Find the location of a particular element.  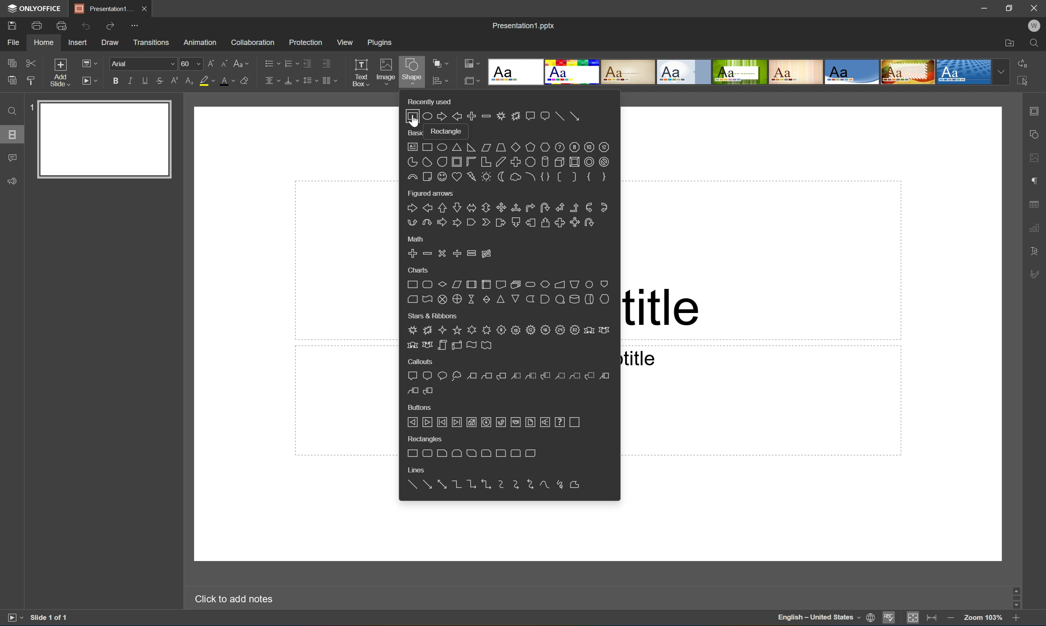

Decrease indent is located at coordinates (307, 62).